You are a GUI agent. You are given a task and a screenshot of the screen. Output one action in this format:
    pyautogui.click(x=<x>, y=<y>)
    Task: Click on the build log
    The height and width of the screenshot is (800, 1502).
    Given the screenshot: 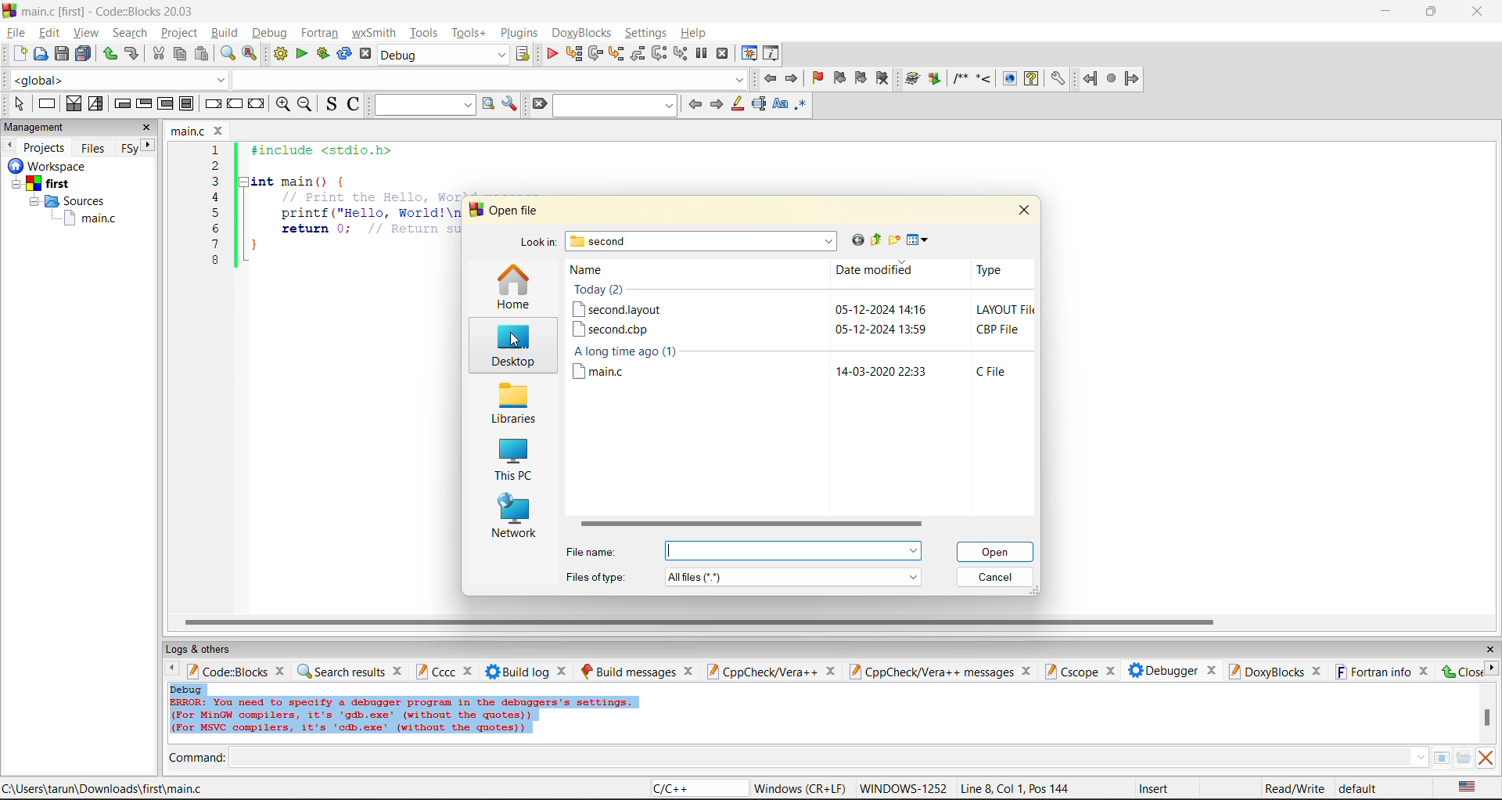 What is the action you would take?
    pyautogui.click(x=518, y=672)
    